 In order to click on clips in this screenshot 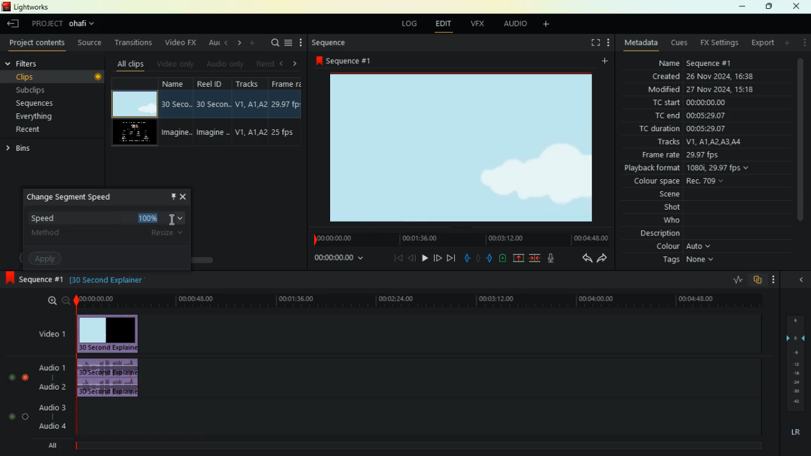, I will do `click(40, 77)`.